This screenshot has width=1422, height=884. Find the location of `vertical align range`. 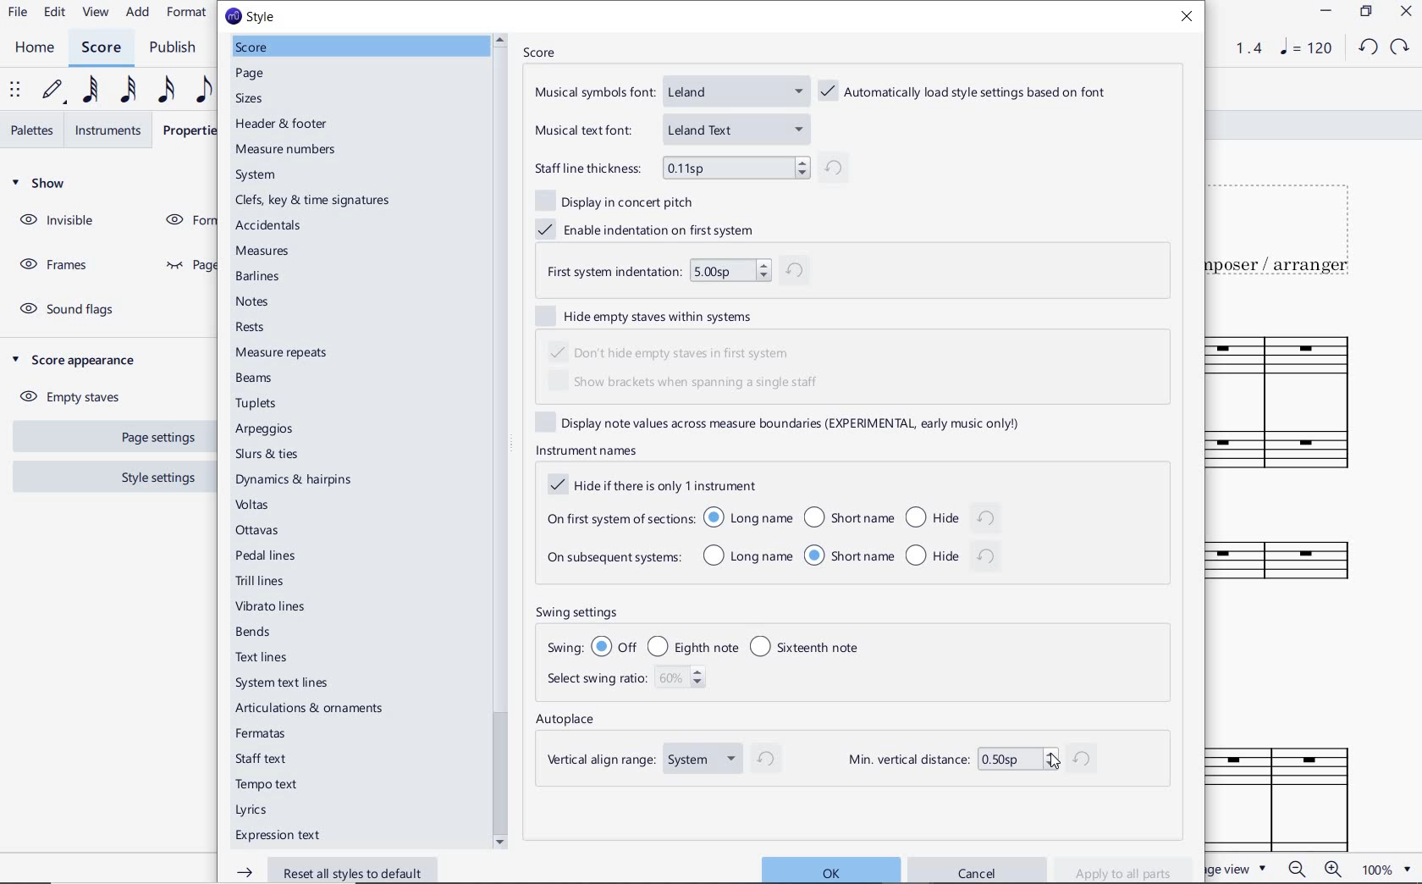

vertical align range is located at coordinates (658, 761).